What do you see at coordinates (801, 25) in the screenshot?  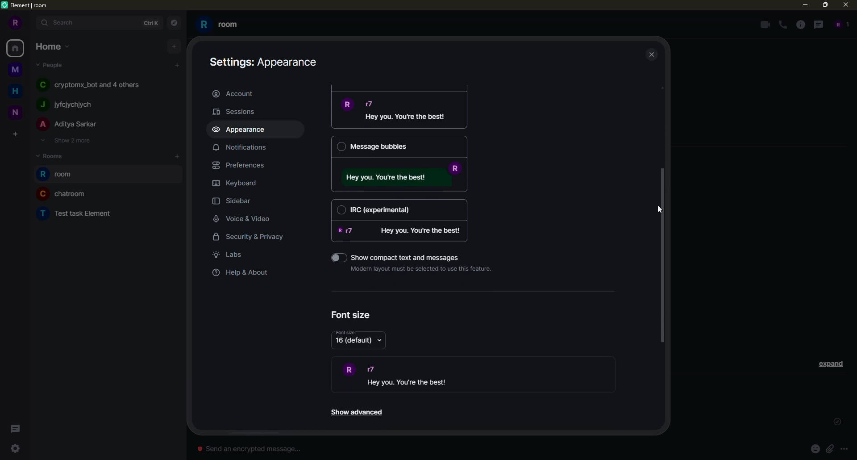 I see `info` at bounding box center [801, 25].